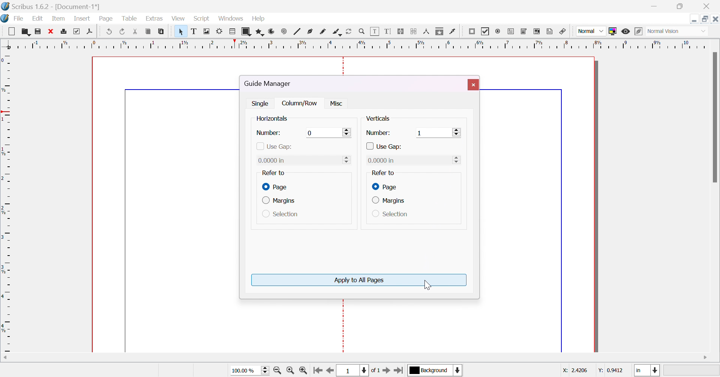 The height and width of the screenshot is (377, 720). I want to click on PDF list box, so click(538, 31).